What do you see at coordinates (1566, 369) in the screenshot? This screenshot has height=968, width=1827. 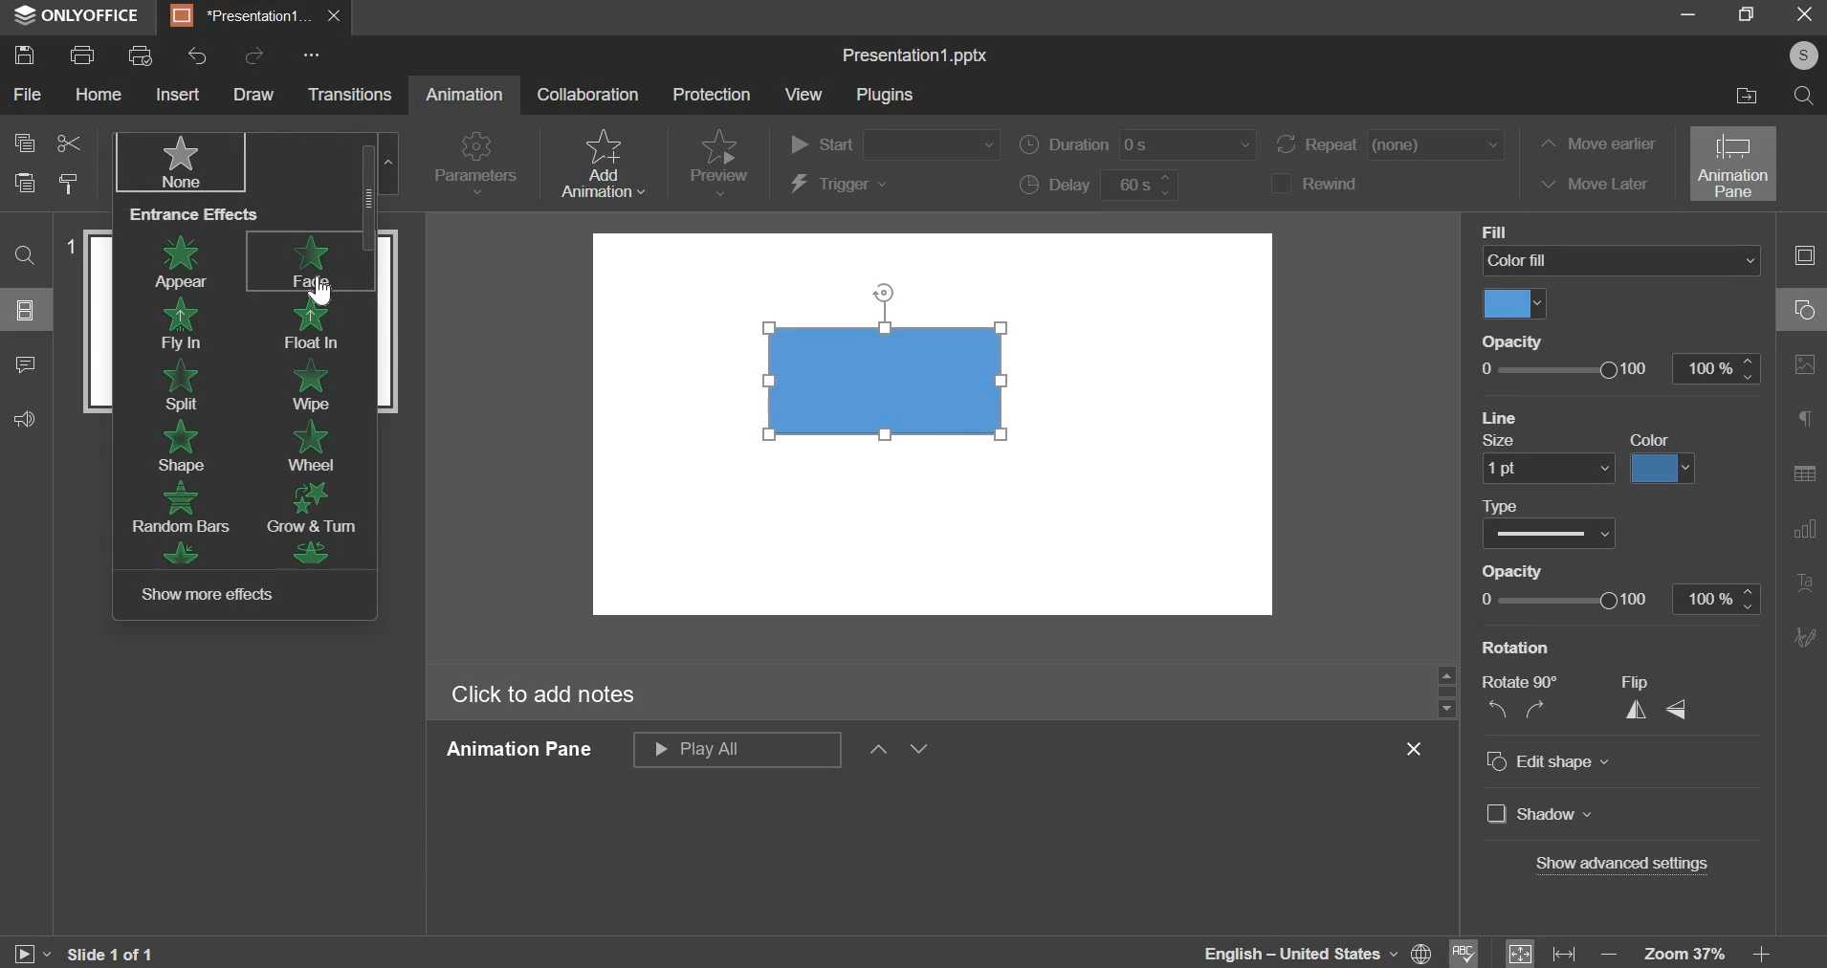 I see `opacity` at bounding box center [1566, 369].